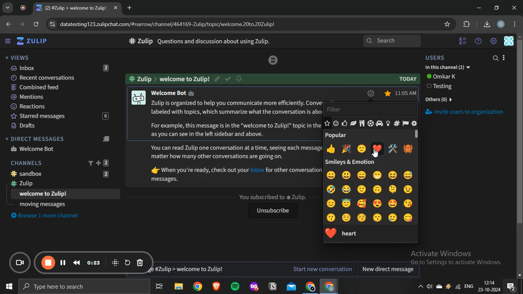 This screenshot has height=294, width=523. What do you see at coordinates (82, 287) in the screenshot?
I see `type here to search` at bounding box center [82, 287].